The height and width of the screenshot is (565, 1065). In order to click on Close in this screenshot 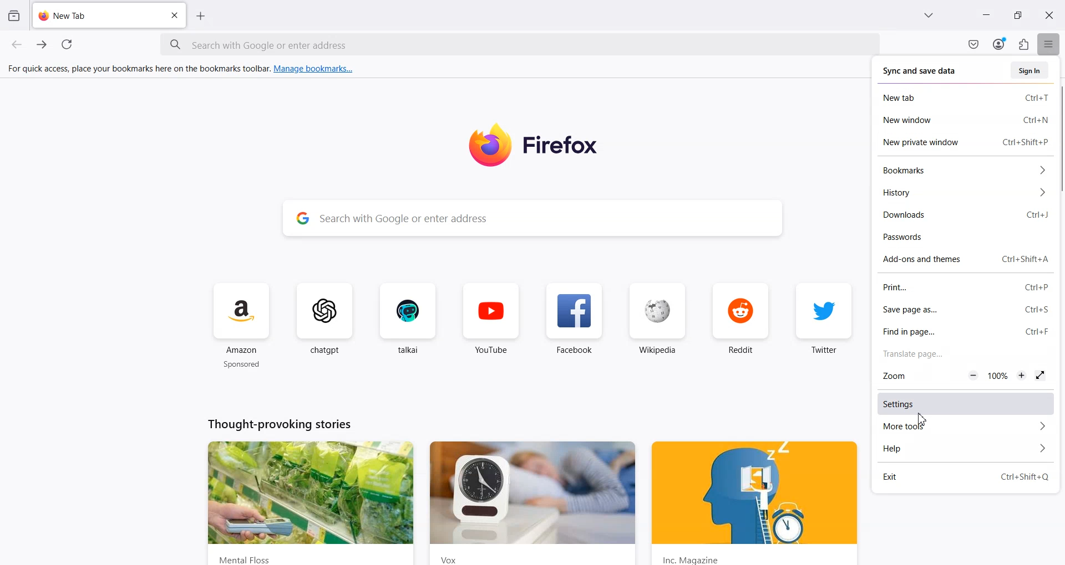, I will do `click(174, 16)`.